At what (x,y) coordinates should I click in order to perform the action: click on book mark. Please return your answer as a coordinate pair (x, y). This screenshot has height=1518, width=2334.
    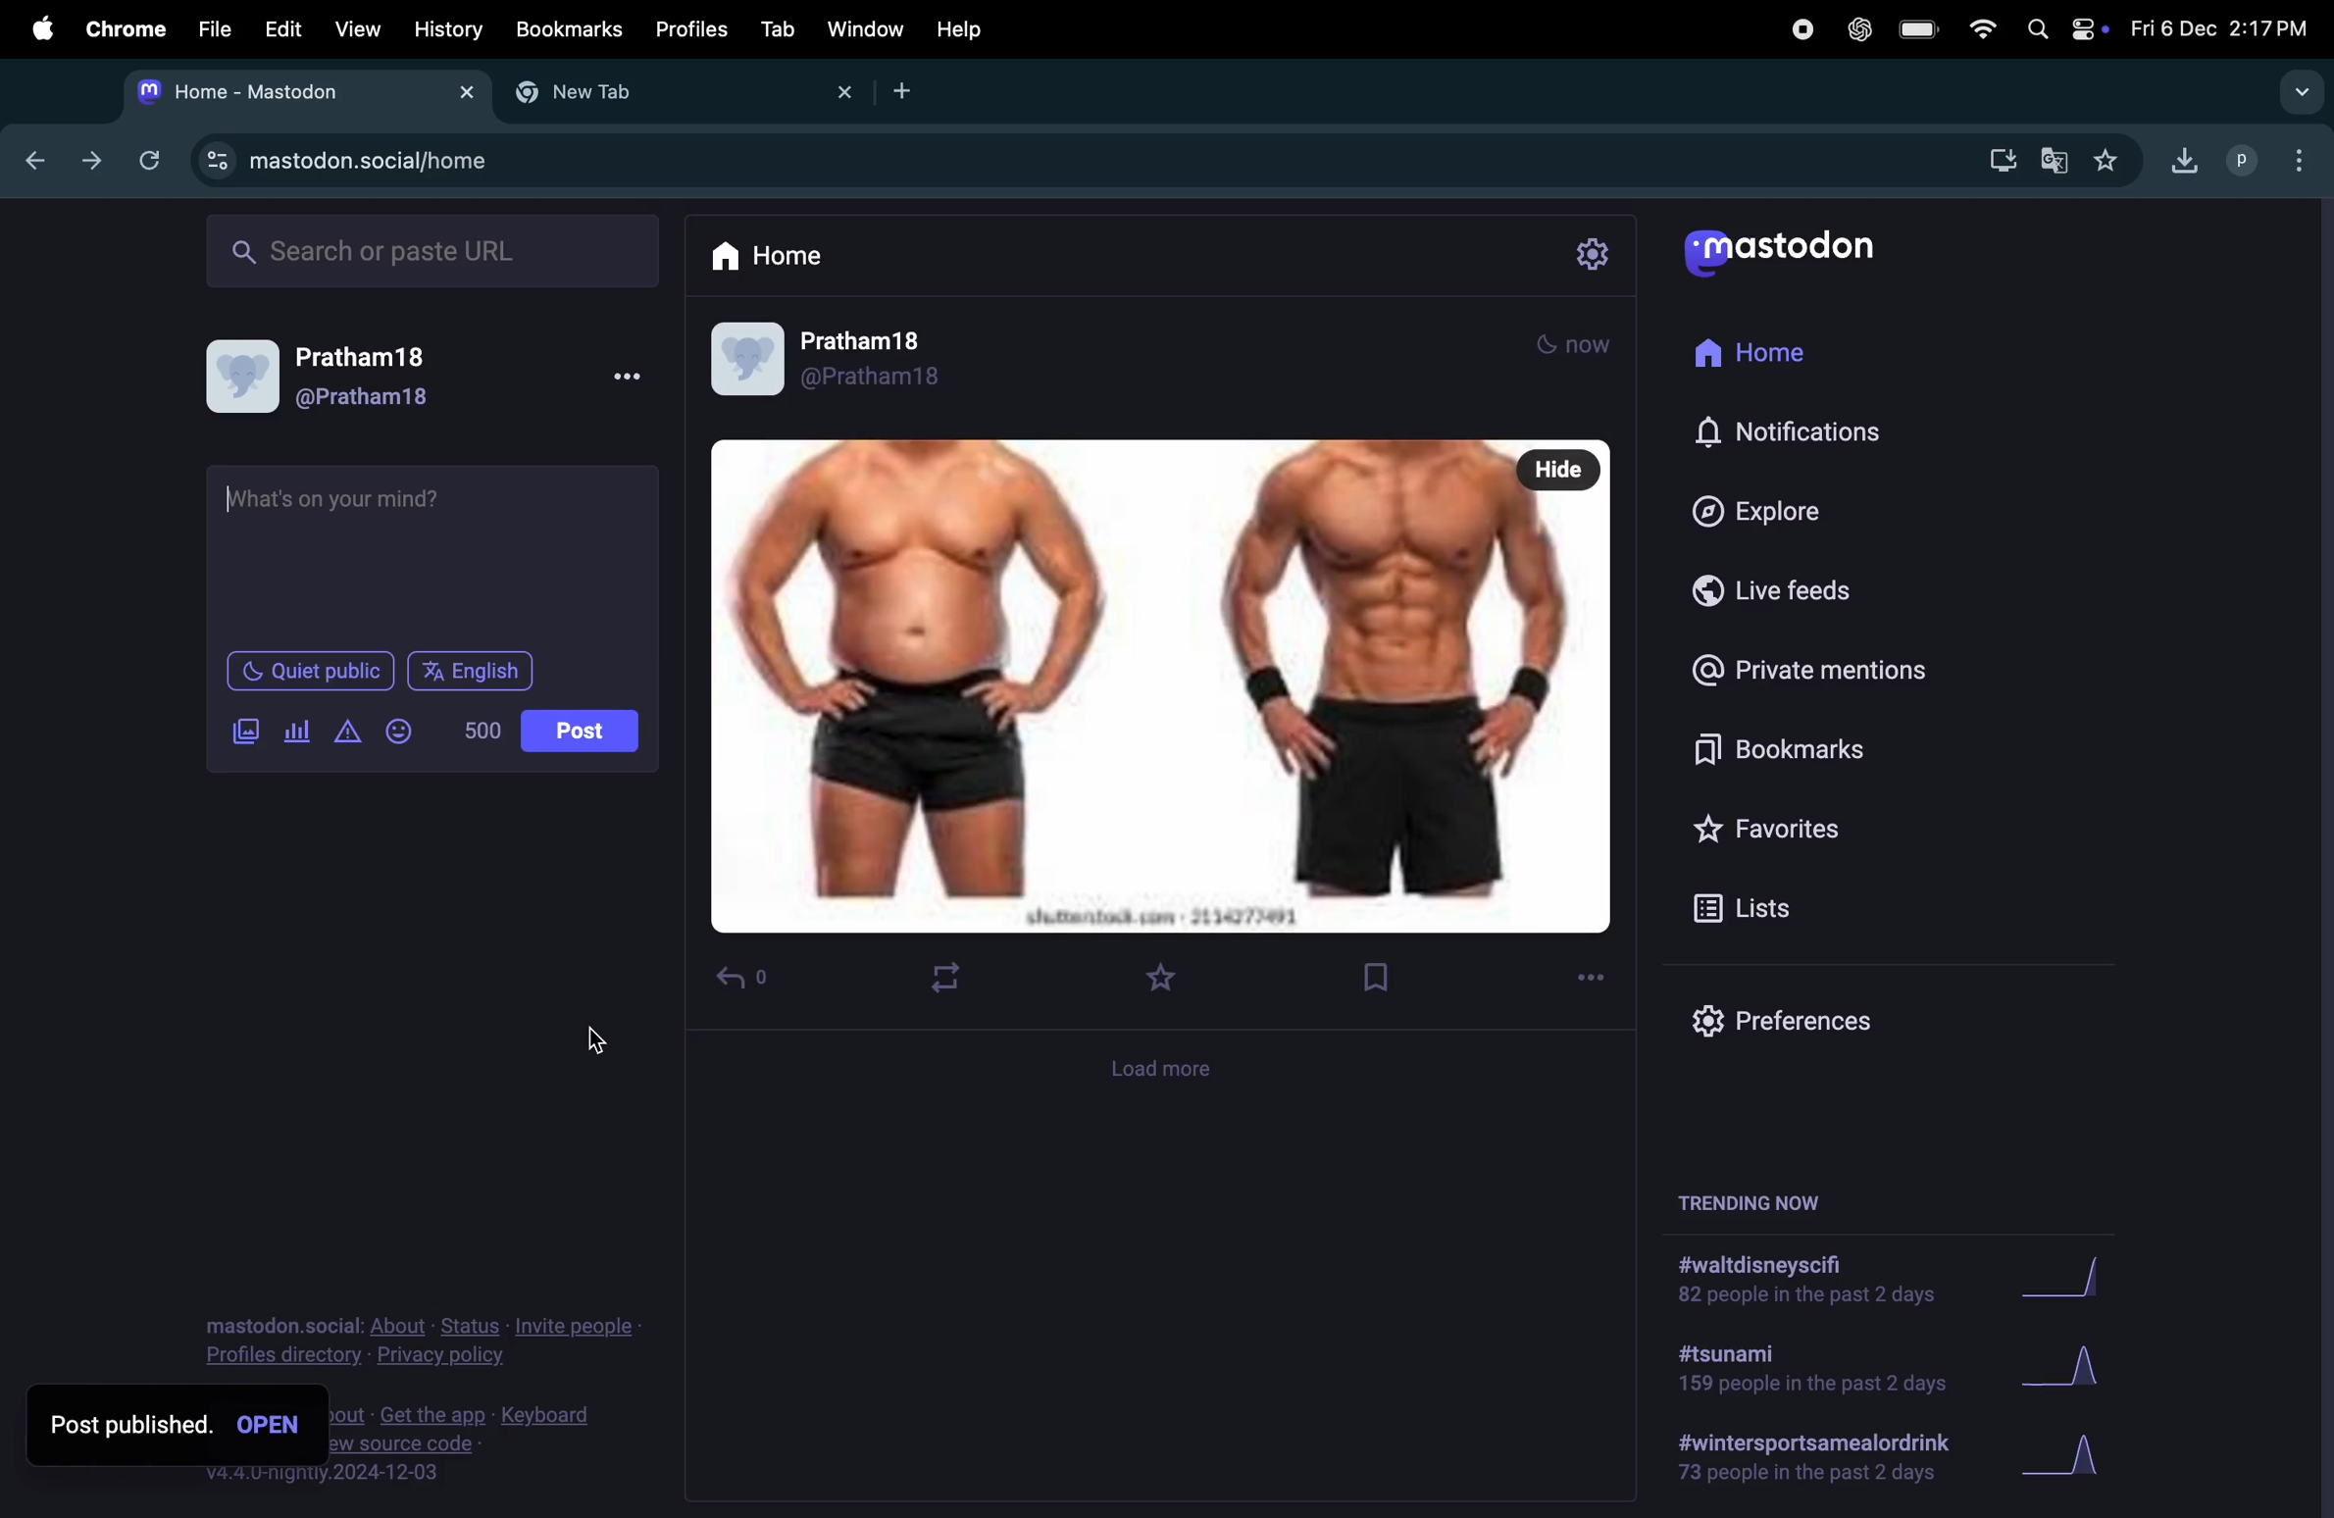
    Looking at the image, I should click on (1391, 976).